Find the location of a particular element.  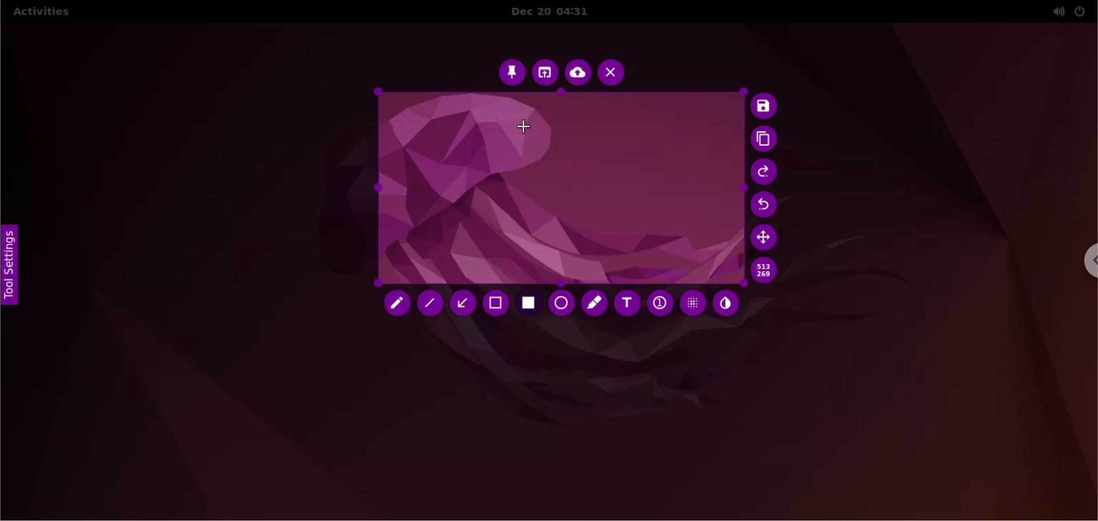

upload is located at coordinates (578, 73).